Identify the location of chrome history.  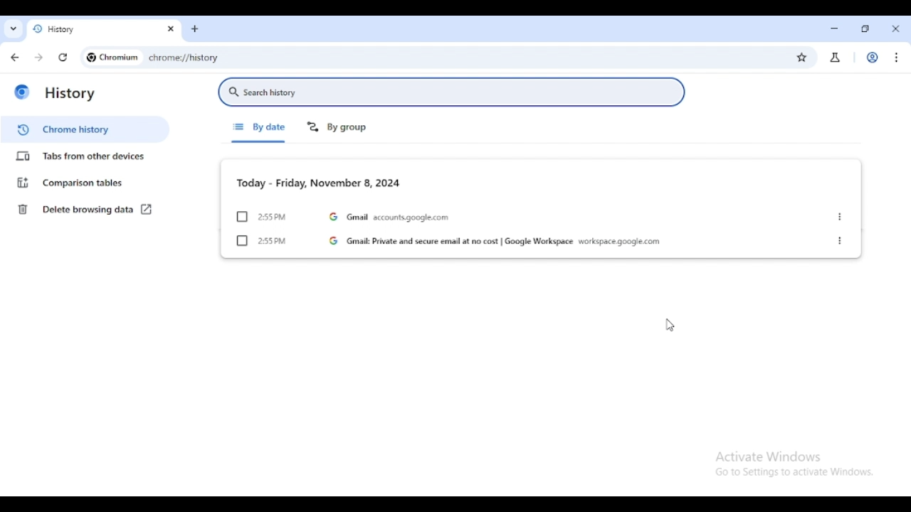
(83, 129).